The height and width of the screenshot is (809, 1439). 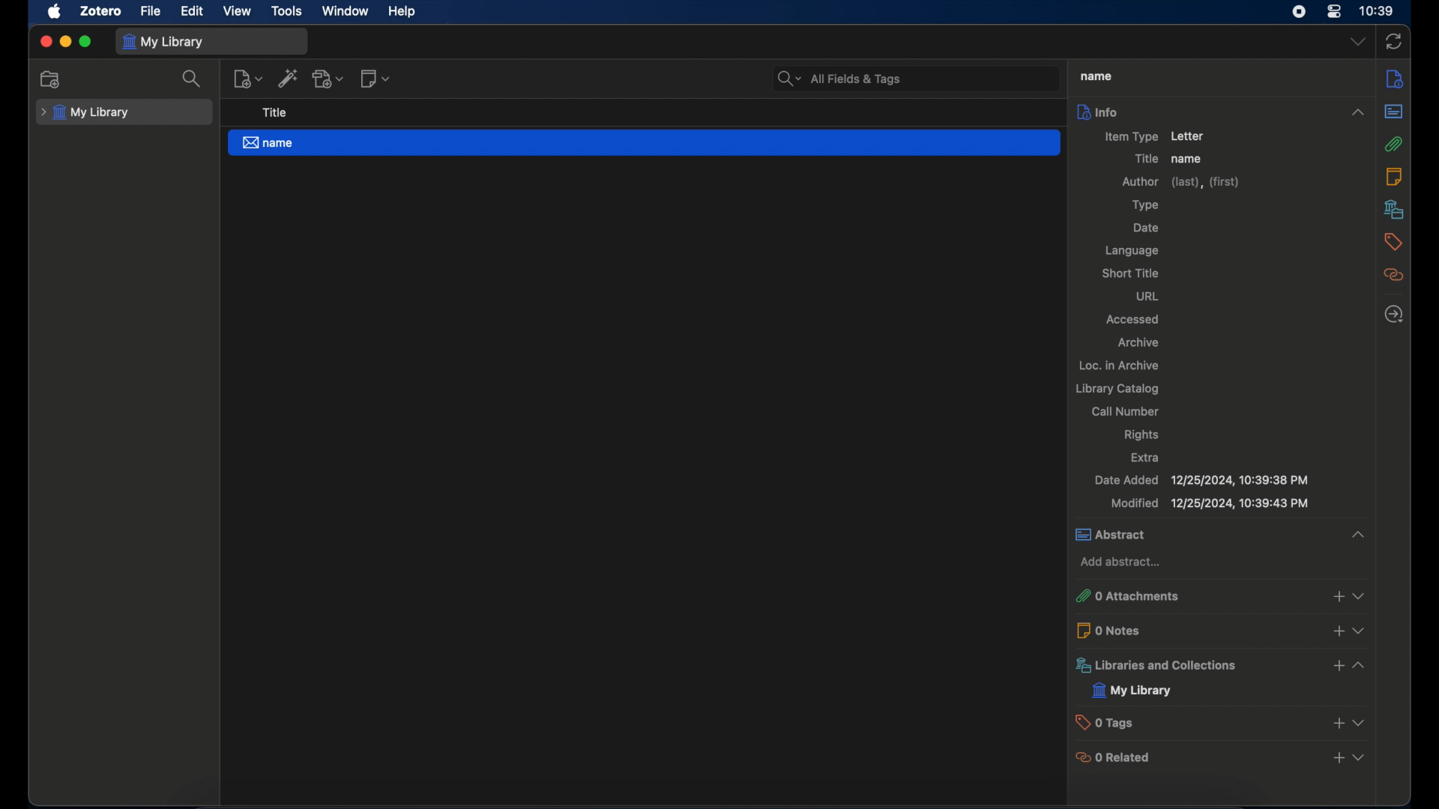 I want to click on new collection, so click(x=52, y=80).